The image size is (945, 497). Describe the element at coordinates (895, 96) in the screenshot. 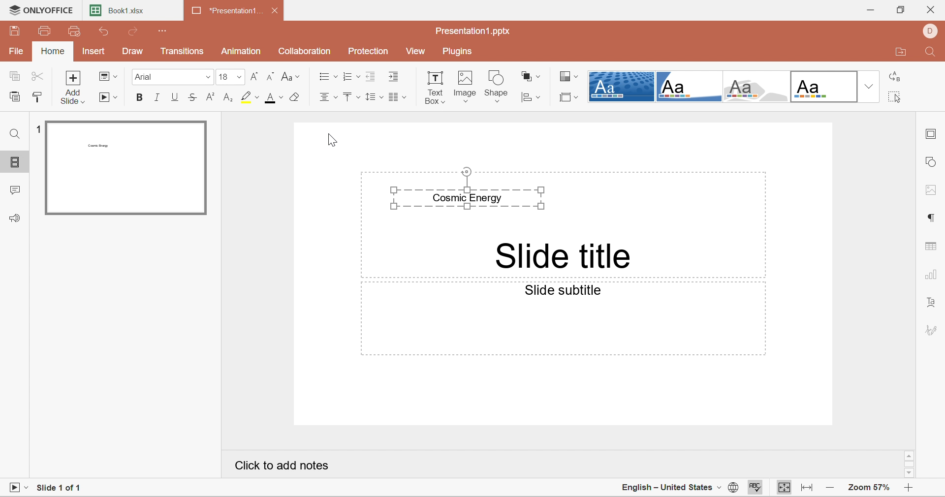

I see `Select all` at that location.